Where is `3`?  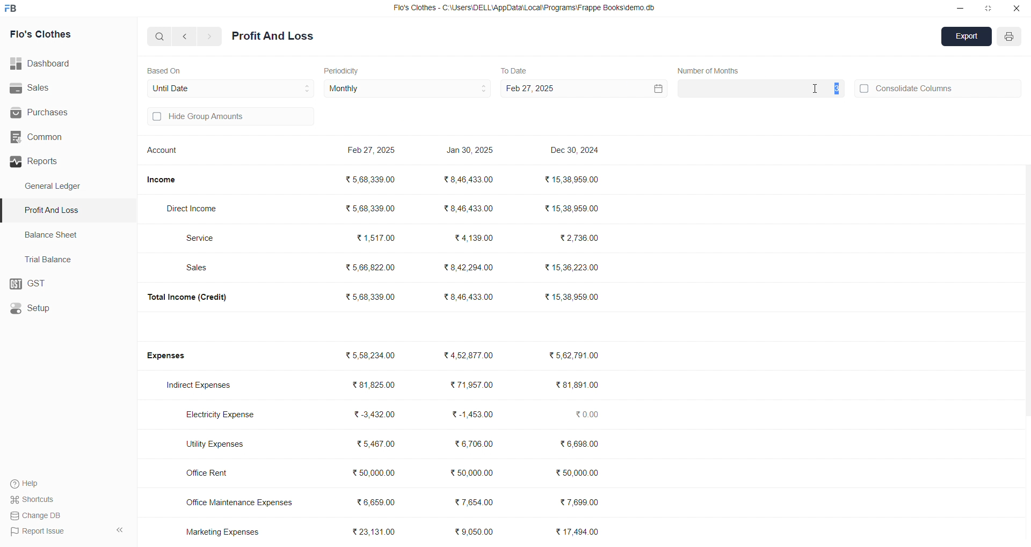 3 is located at coordinates (760, 88).